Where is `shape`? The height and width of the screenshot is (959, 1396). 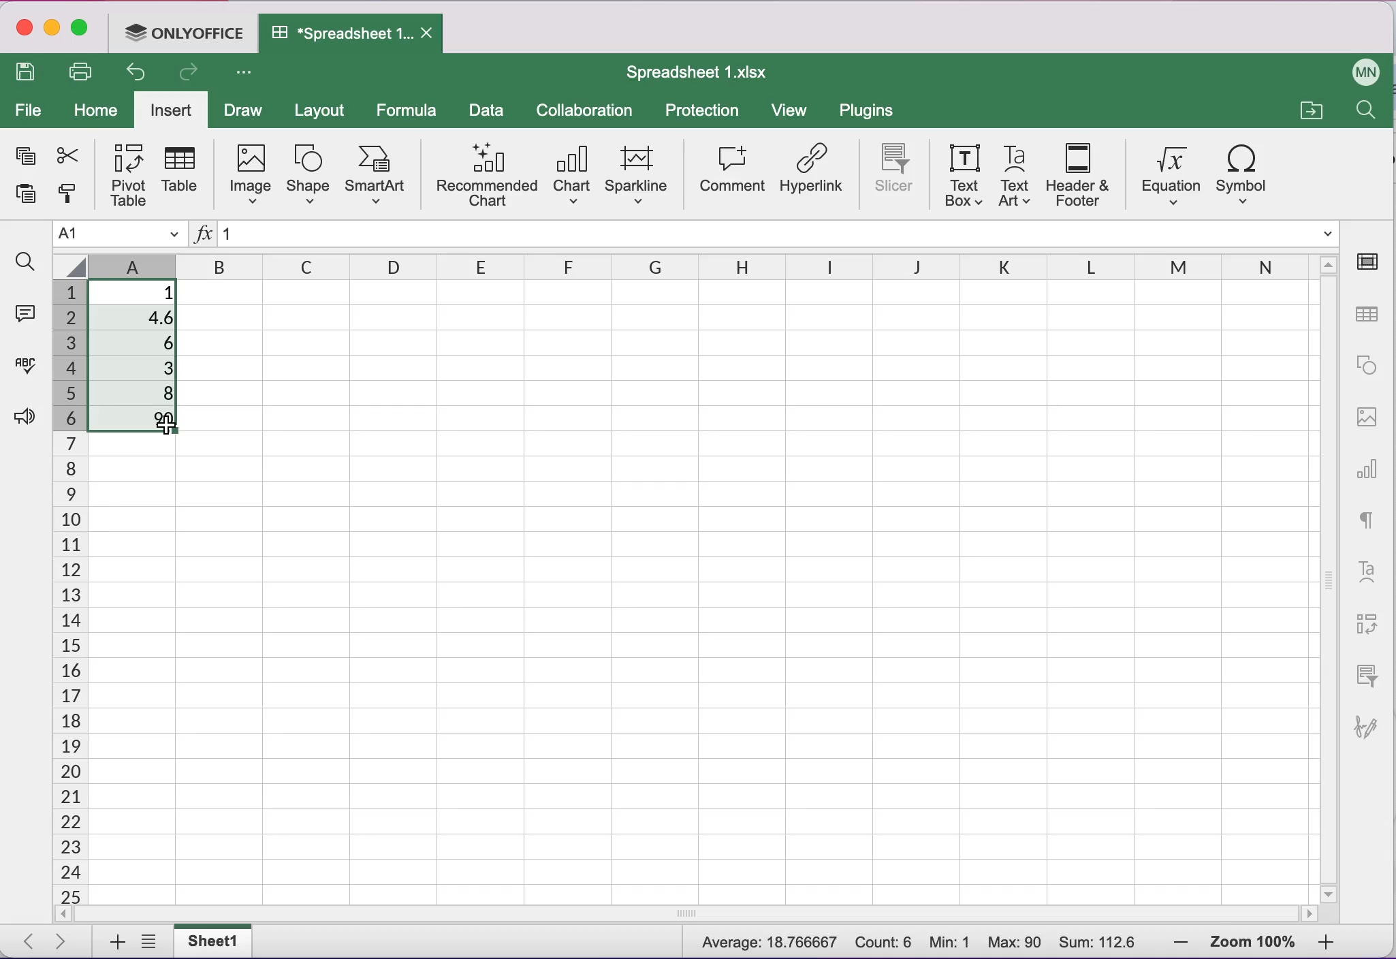 shape is located at coordinates (306, 178).